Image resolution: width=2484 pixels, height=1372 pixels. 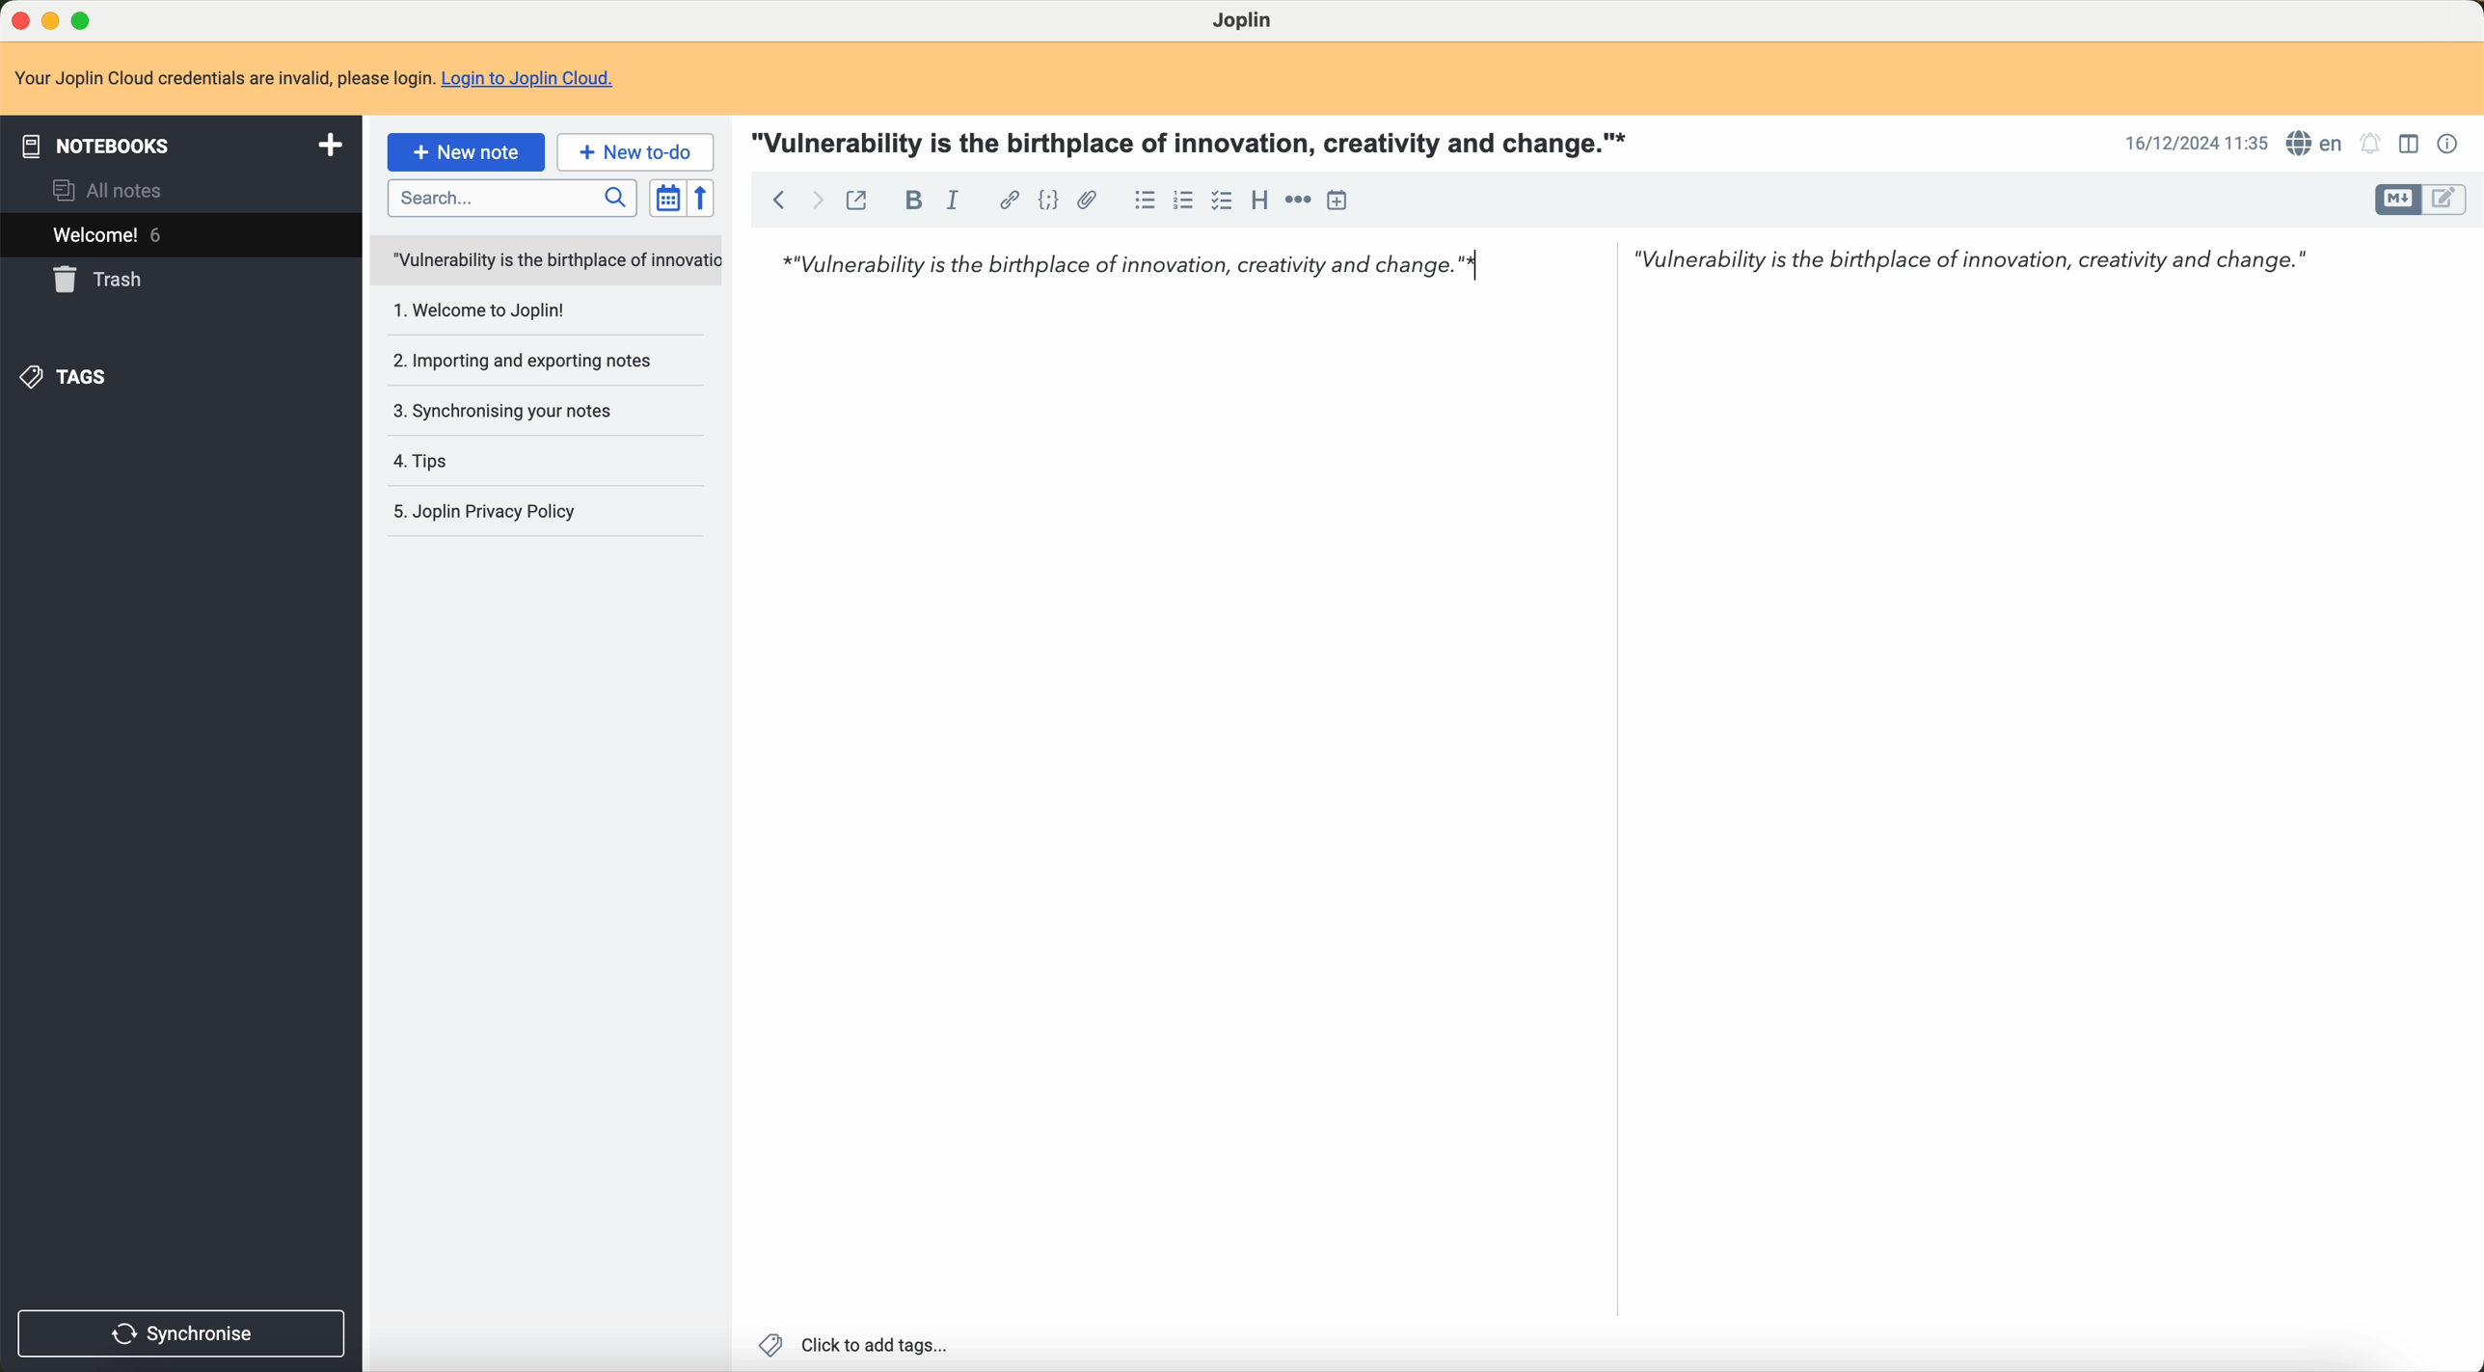 What do you see at coordinates (1196, 141) in the screenshot?
I see `"Vulnerability is the birthplace of innovation, creativity and change."*` at bounding box center [1196, 141].